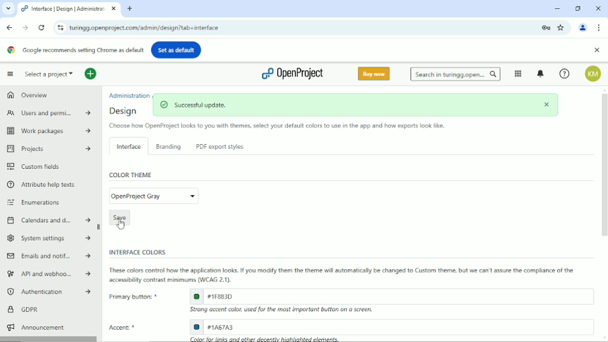 Image resolution: width=608 pixels, height=342 pixels. What do you see at coordinates (171, 280) in the screenshot?
I see `ll accessibility contrast minimums (WCAG 2.1).` at bounding box center [171, 280].